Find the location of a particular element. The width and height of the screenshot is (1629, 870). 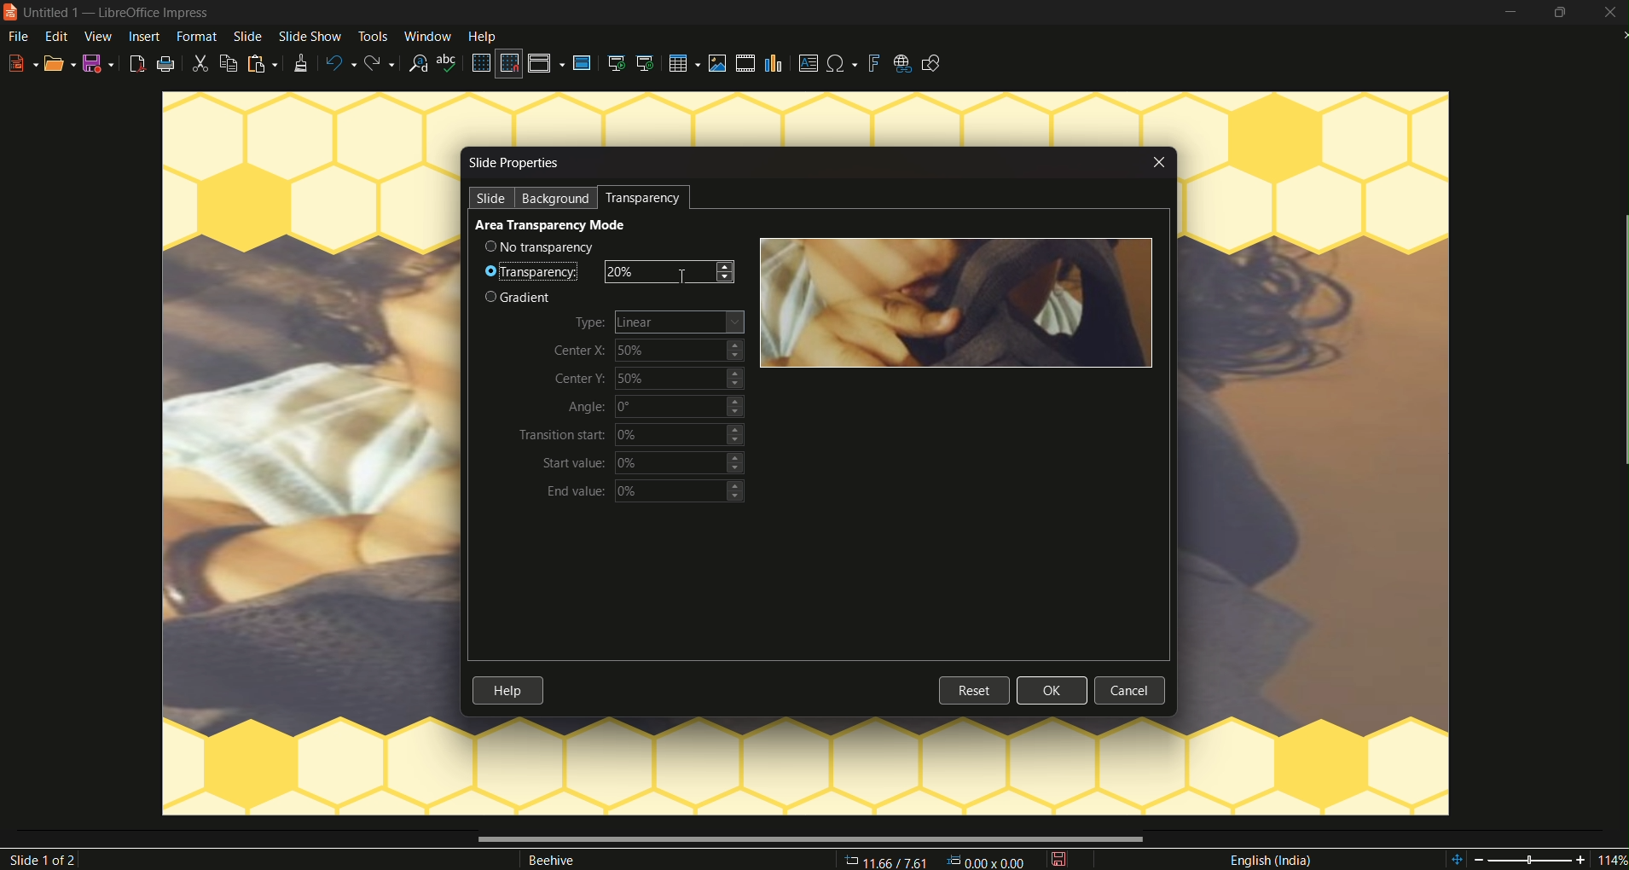

export as pdf is located at coordinates (137, 64).